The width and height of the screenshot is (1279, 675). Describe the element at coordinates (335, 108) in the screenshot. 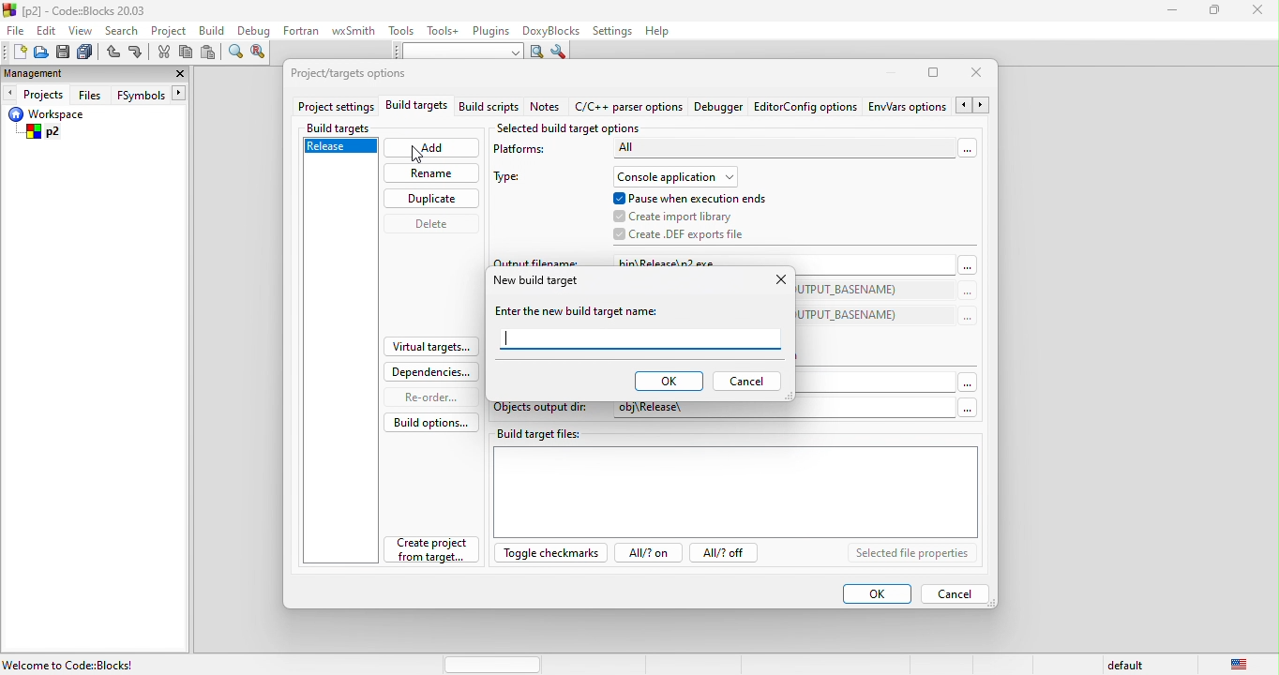

I see `project settings` at that location.